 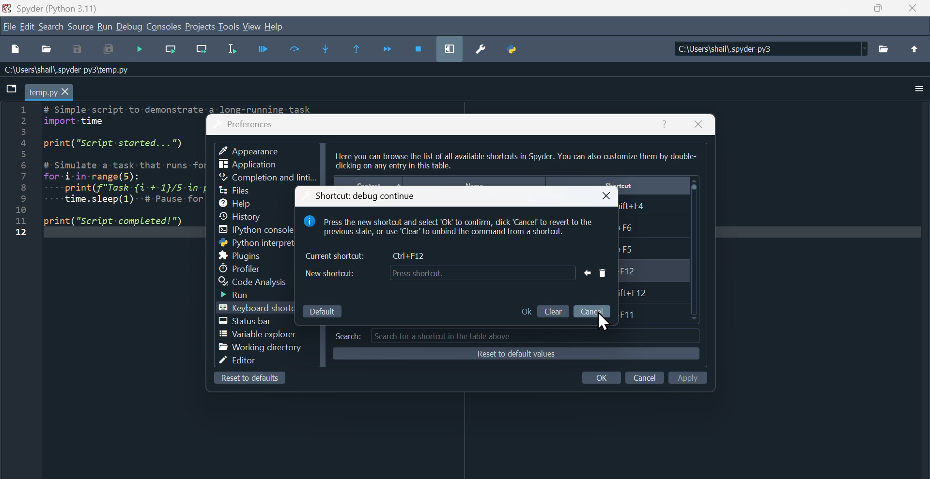 What do you see at coordinates (244, 268) in the screenshot?
I see `Profiler` at bounding box center [244, 268].